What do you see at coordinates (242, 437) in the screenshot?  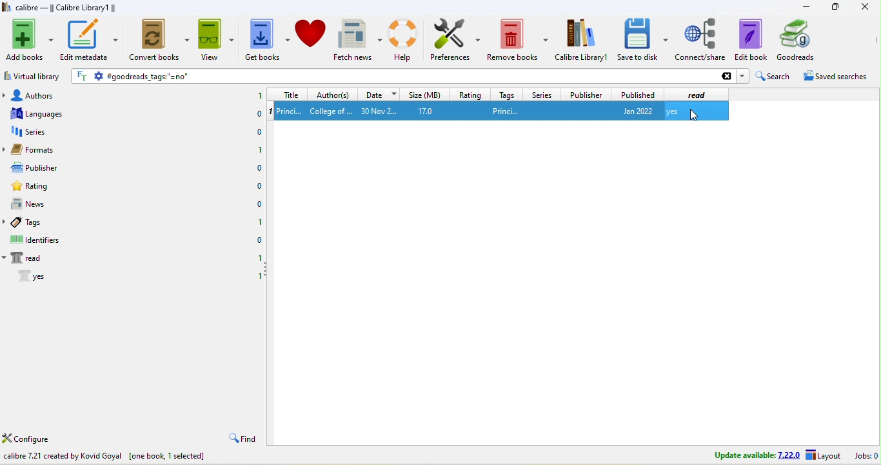 I see `find` at bounding box center [242, 437].